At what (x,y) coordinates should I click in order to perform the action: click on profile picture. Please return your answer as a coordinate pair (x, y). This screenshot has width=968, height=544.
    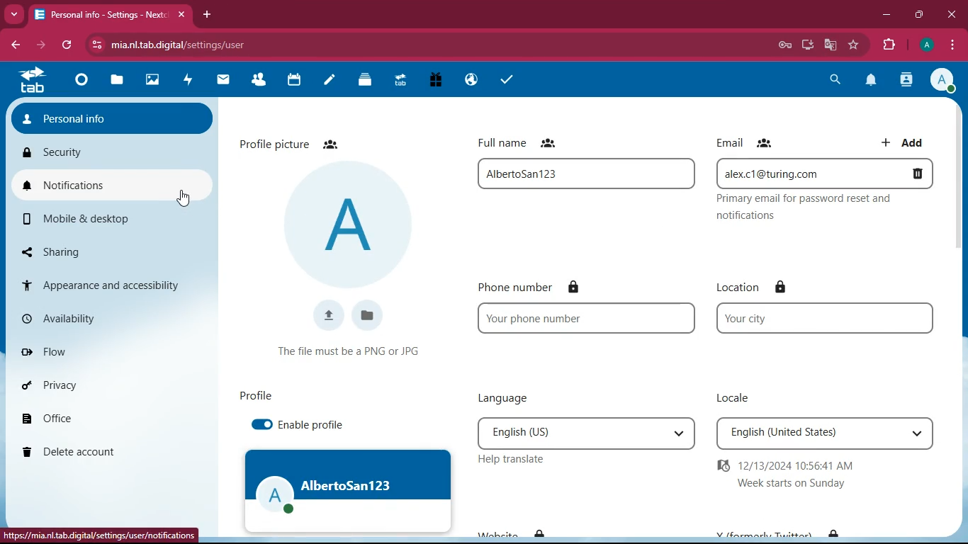
    Looking at the image, I should click on (349, 222).